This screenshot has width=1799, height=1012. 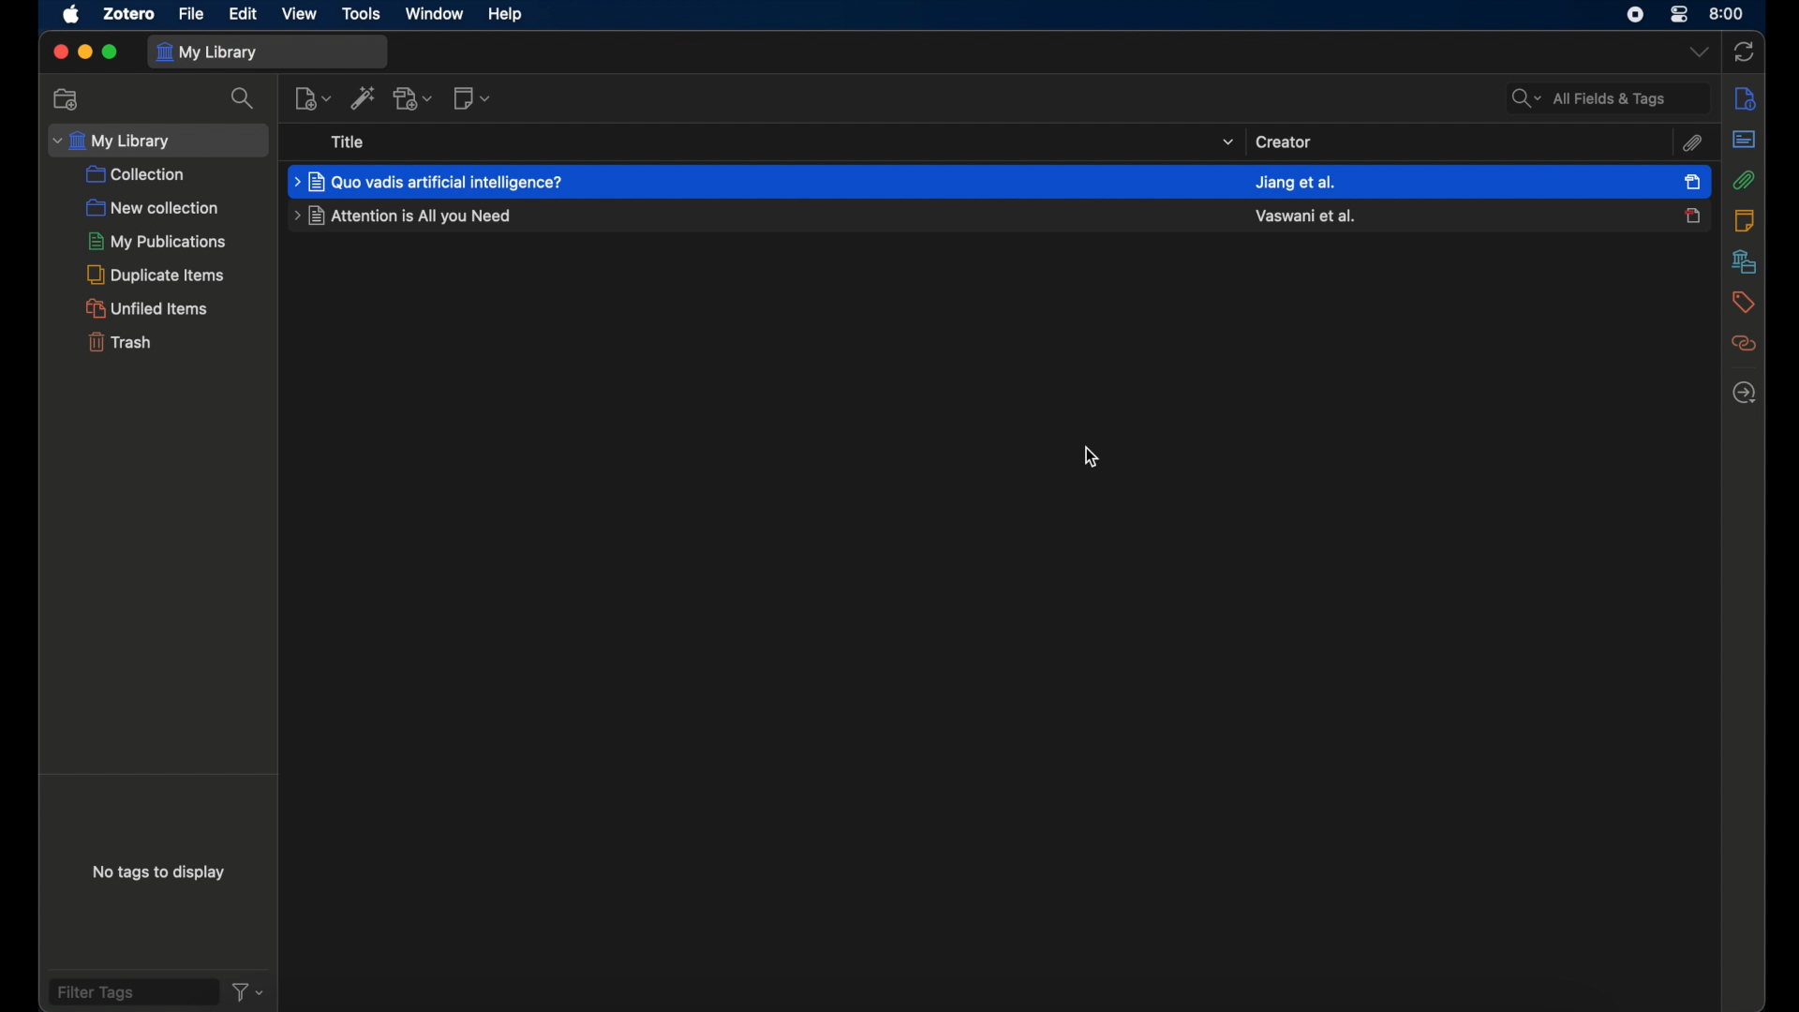 I want to click on highlighted item, so click(x=760, y=181).